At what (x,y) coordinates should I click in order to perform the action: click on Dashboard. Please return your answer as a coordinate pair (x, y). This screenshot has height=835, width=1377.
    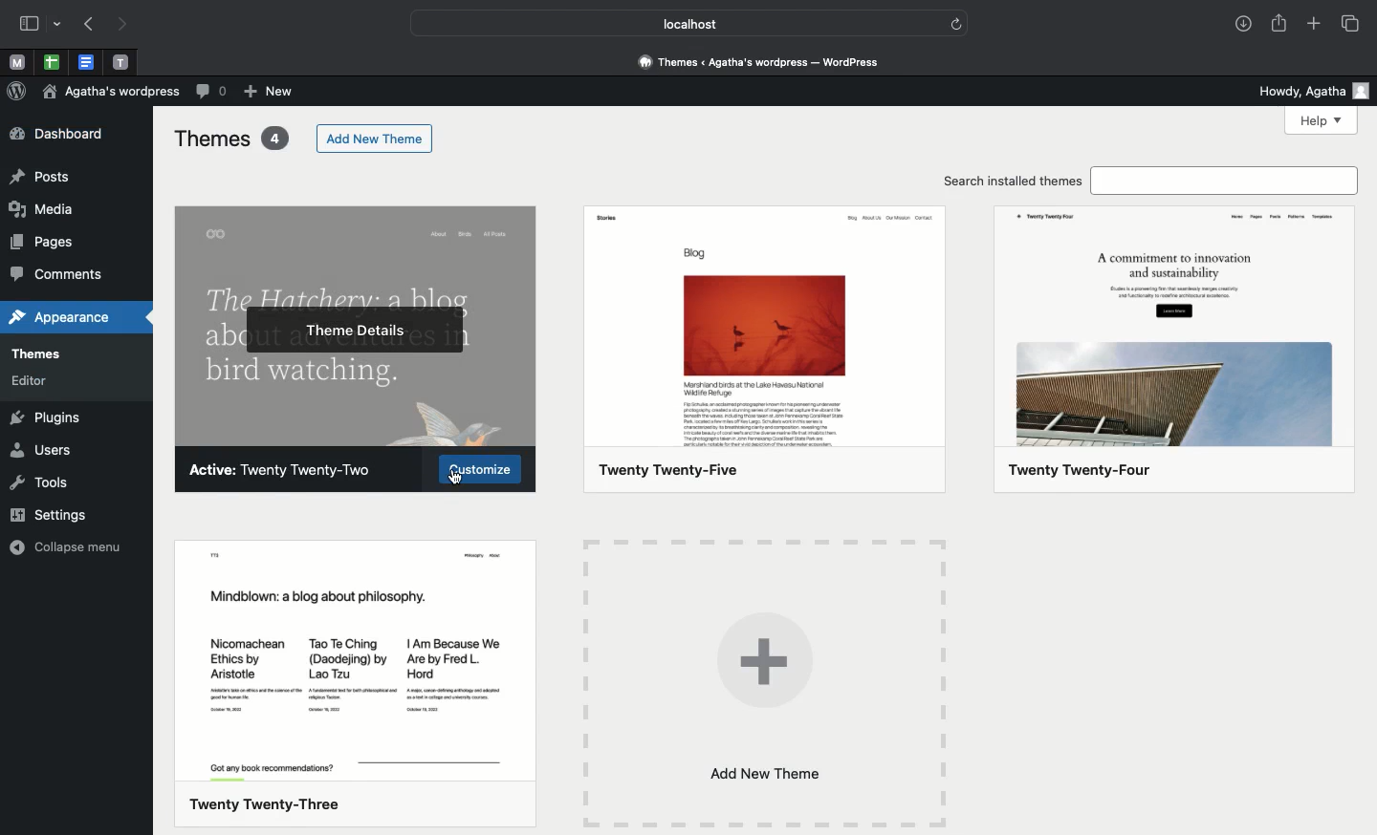
    Looking at the image, I should click on (68, 133).